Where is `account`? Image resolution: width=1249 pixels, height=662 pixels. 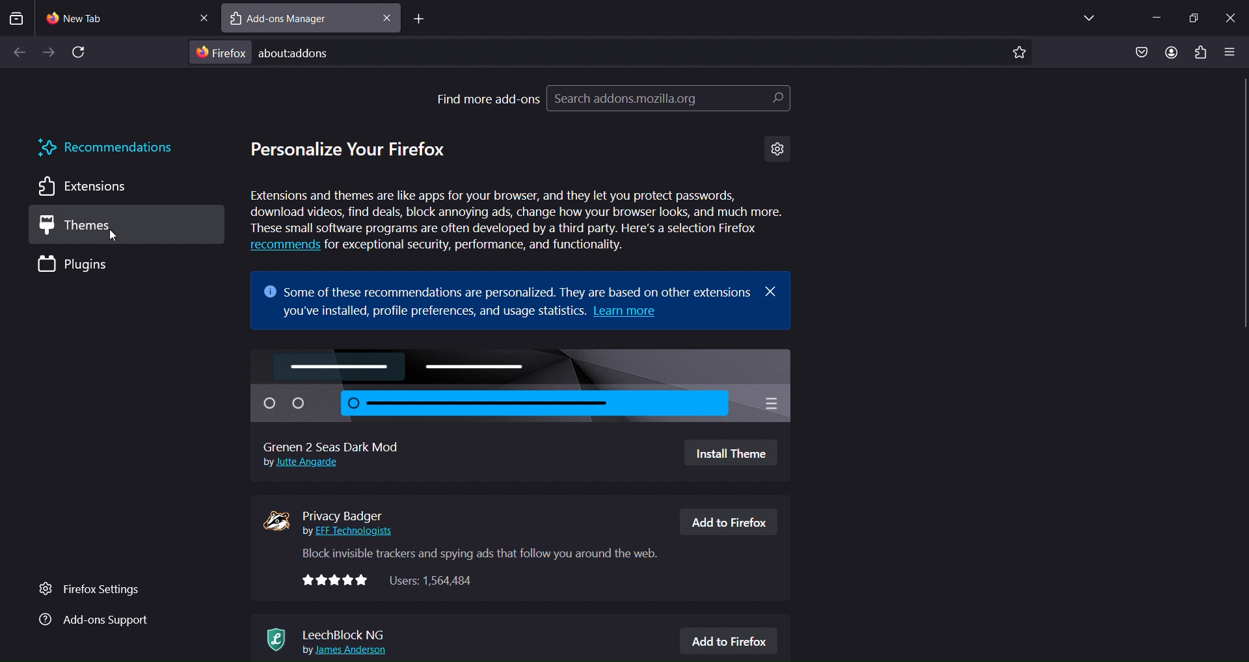
account is located at coordinates (1171, 53).